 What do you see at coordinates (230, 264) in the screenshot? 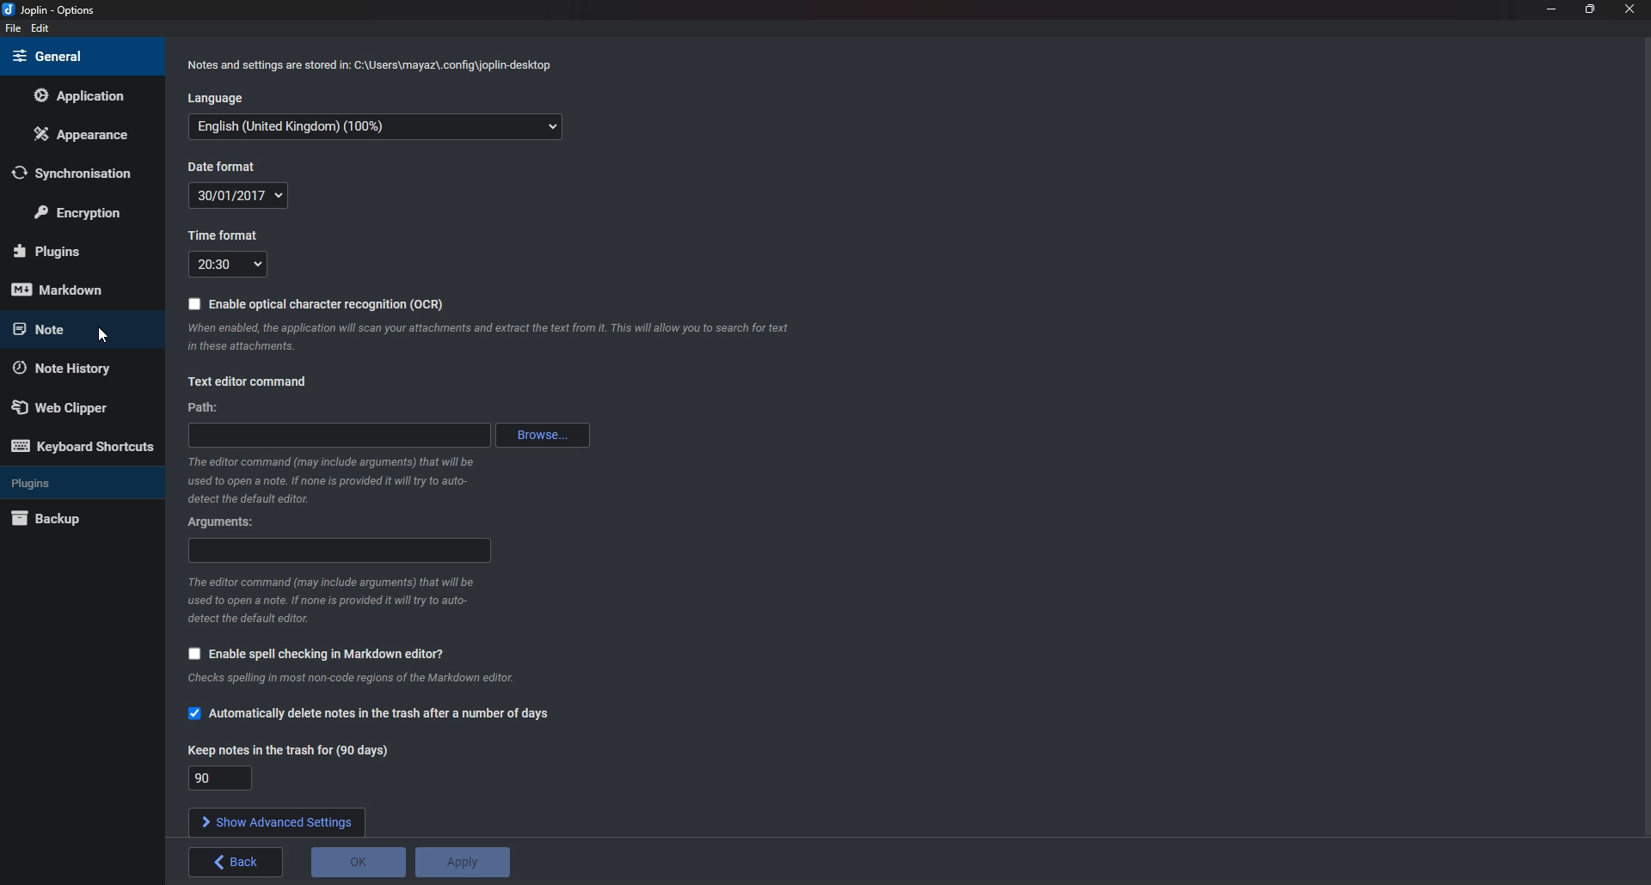
I see `20:30` at bounding box center [230, 264].